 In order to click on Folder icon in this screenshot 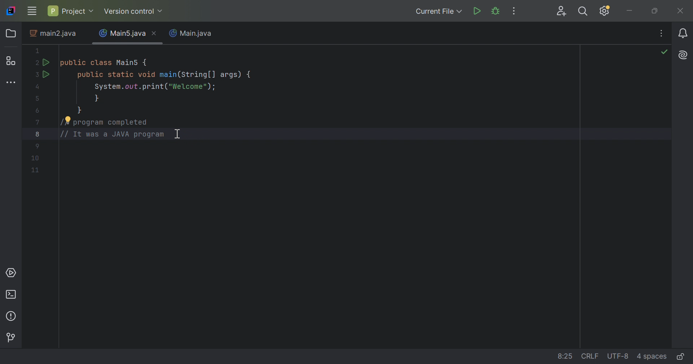, I will do `click(11, 34)`.